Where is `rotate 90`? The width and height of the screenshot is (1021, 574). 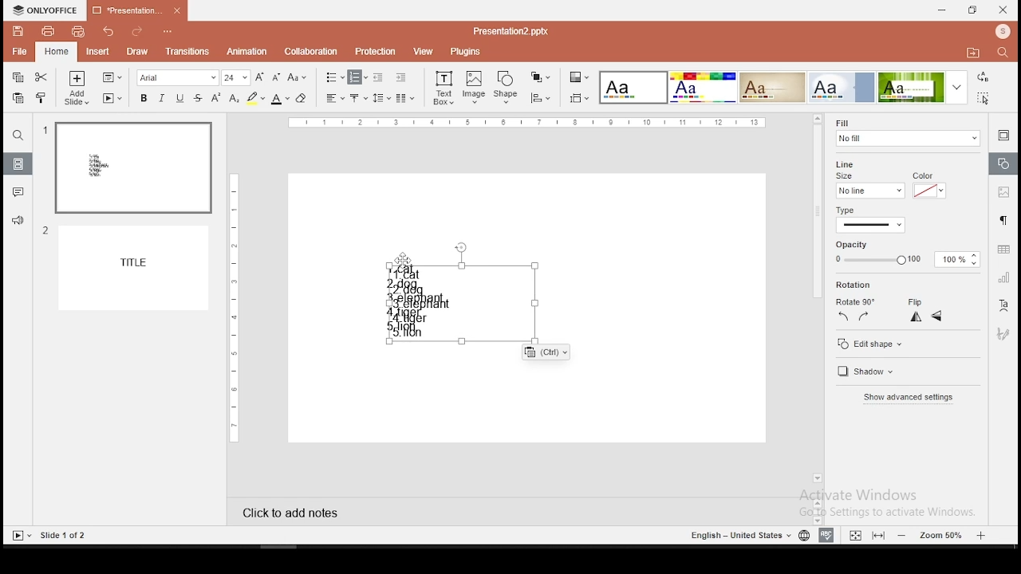
rotate 90 is located at coordinates (857, 299).